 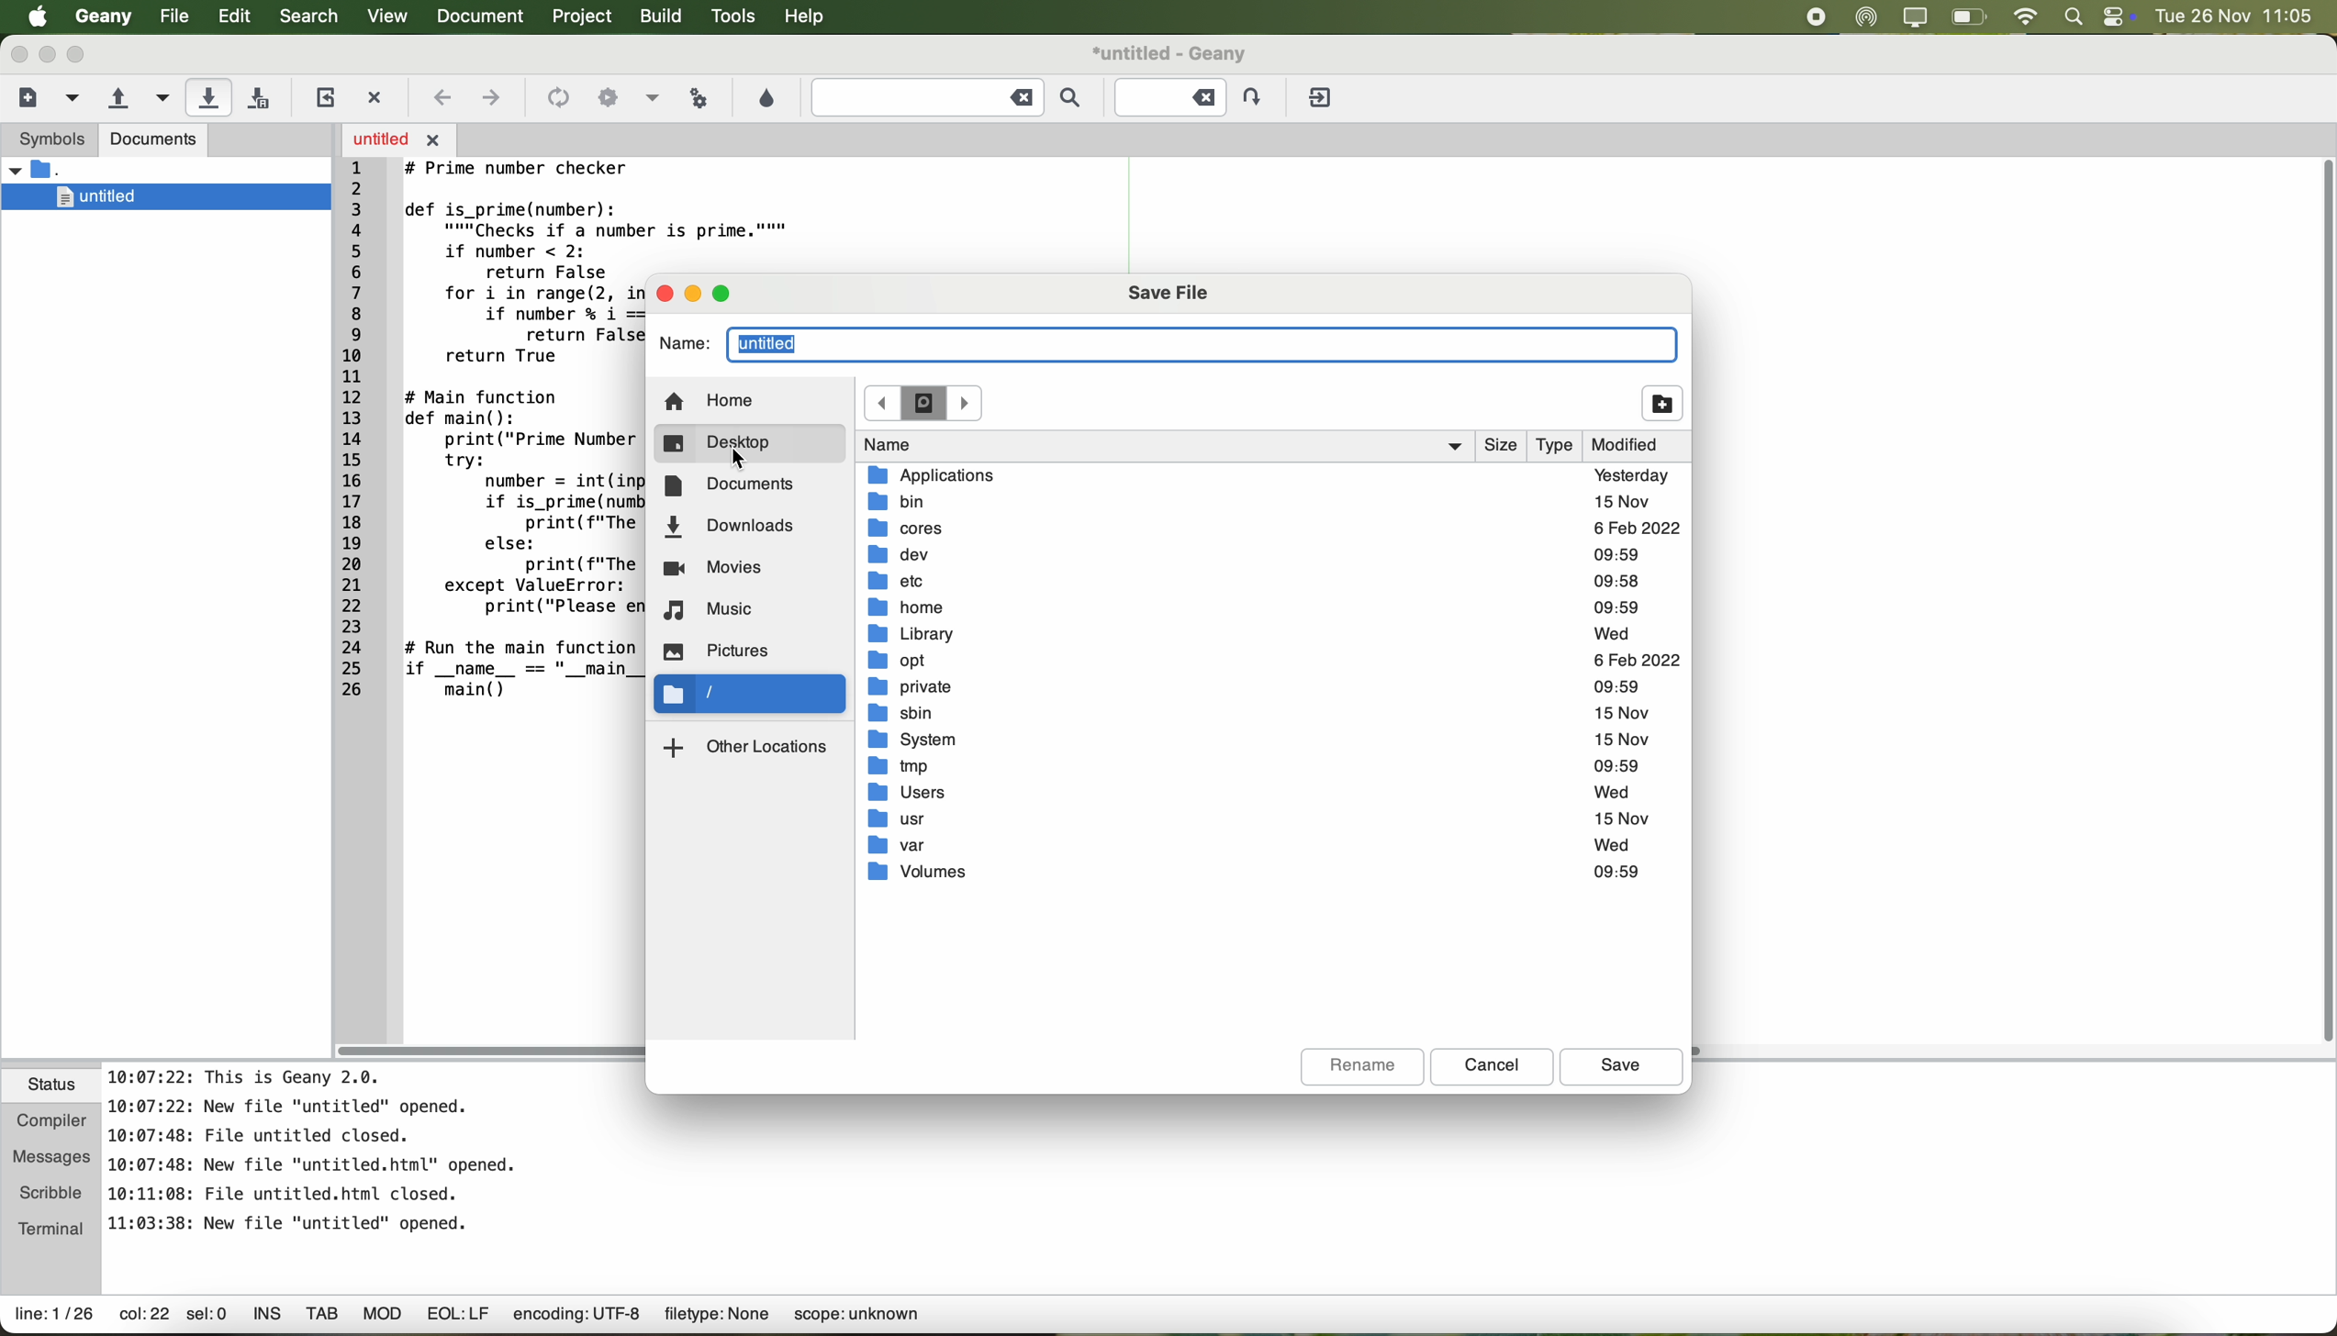 I want to click on home, so click(x=1254, y=607).